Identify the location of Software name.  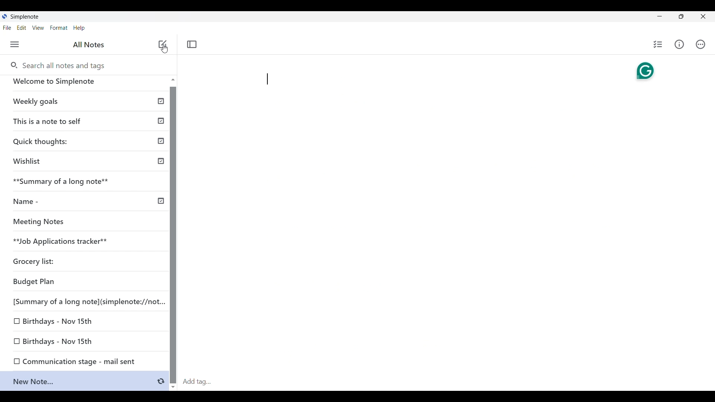
(25, 17).